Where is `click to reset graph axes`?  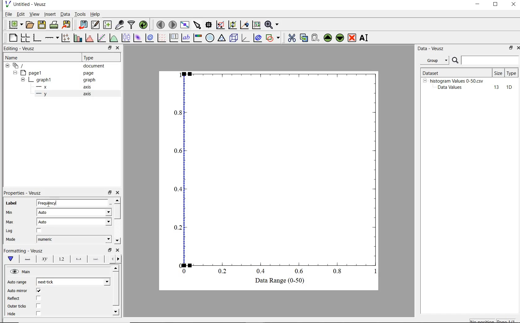
click to reset graph axes is located at coordinates (220, 25).